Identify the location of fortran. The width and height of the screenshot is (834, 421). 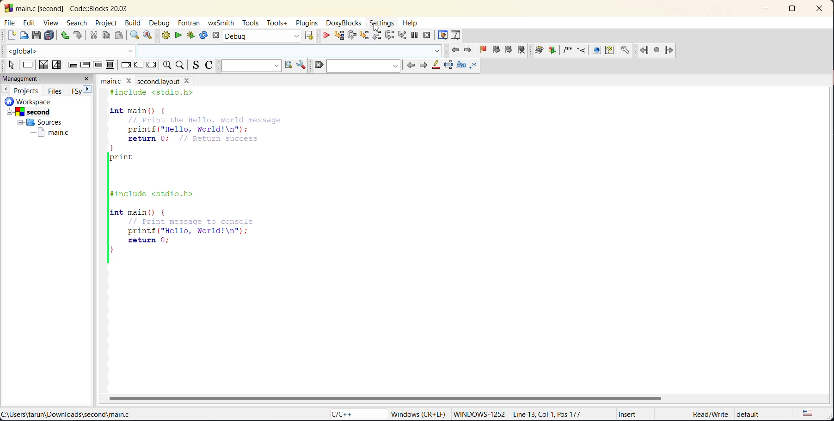
(190, 24).